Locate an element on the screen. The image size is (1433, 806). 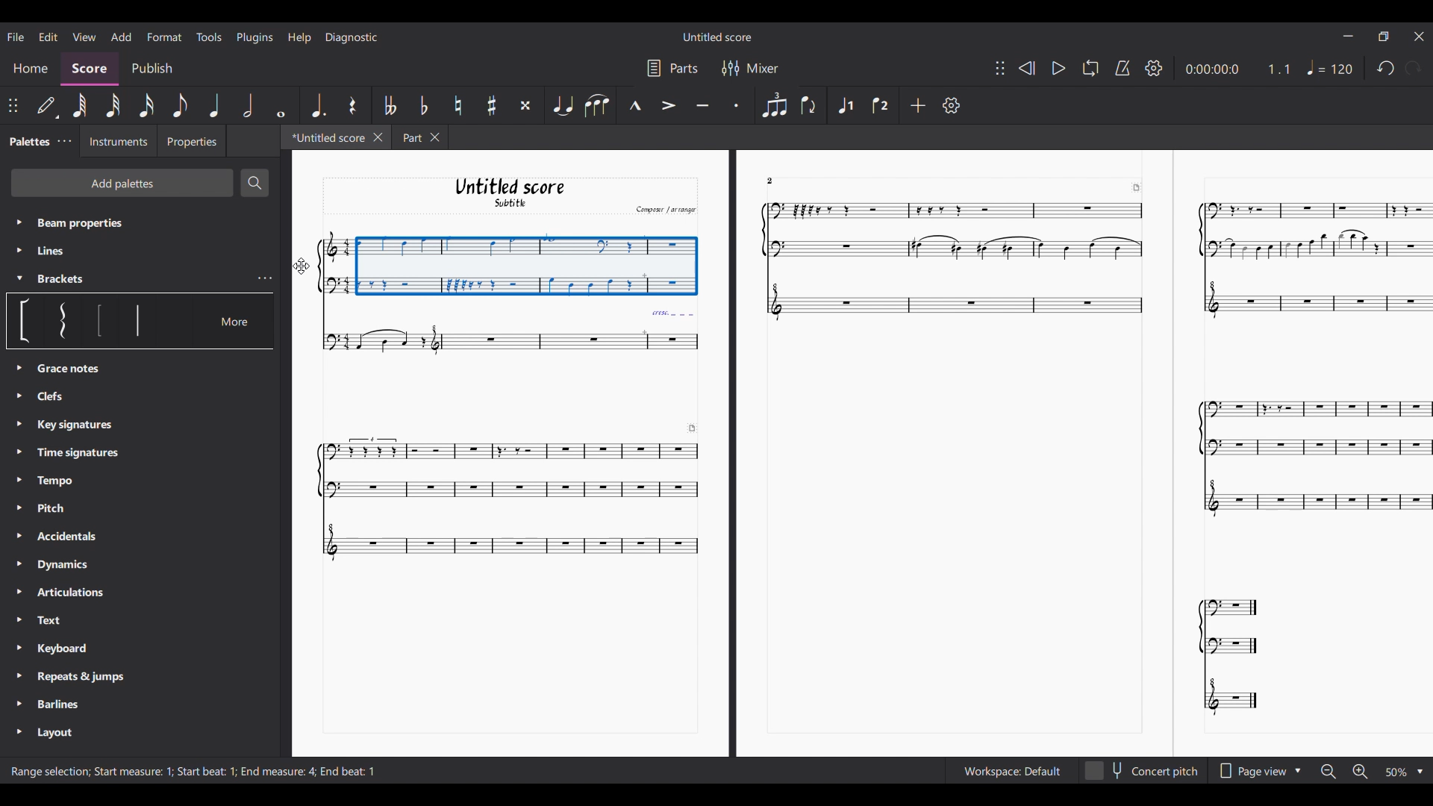
 is located at coordinates (18, 507).